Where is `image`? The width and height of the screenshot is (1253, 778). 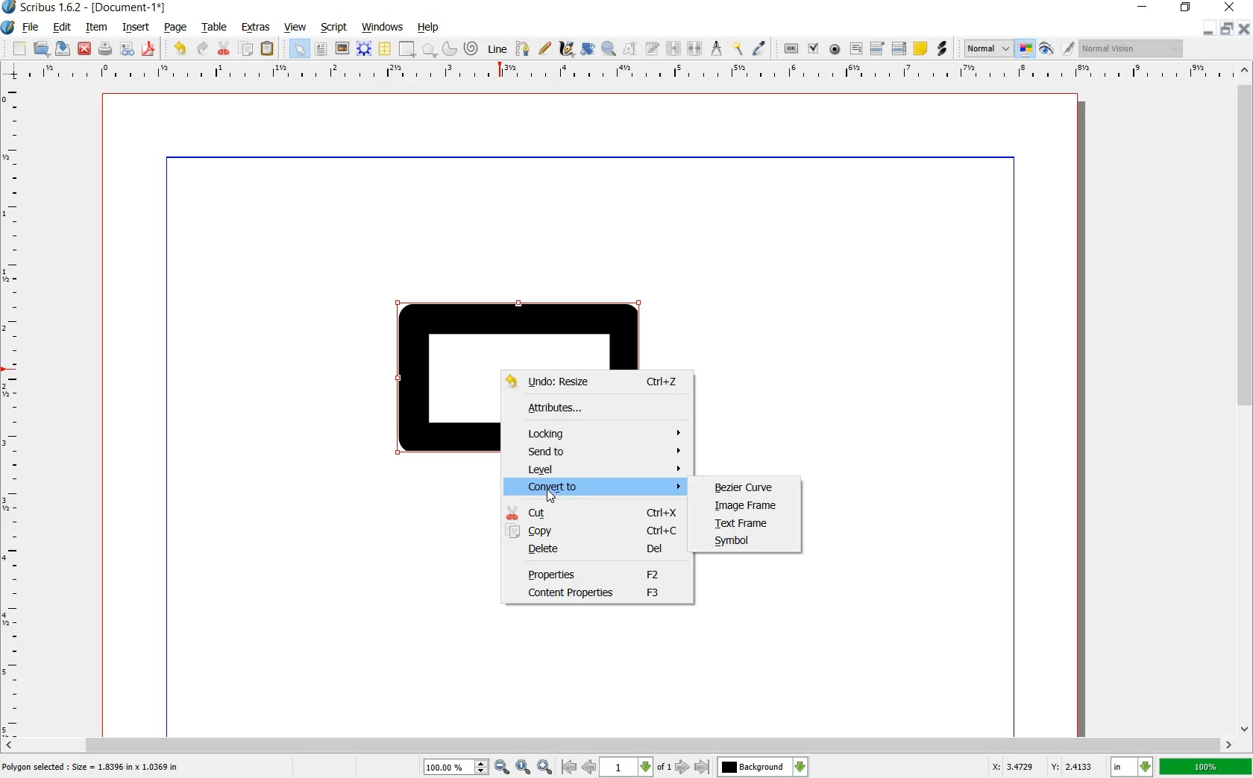 image is located at coordinates (341, 48).